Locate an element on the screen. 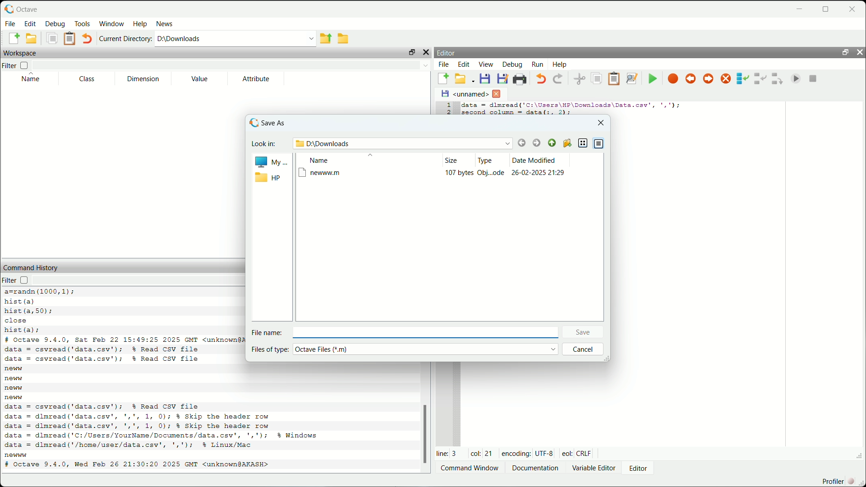 The height and width of the screenshot is (487, 866). debug is located at coordinates (56, 24).